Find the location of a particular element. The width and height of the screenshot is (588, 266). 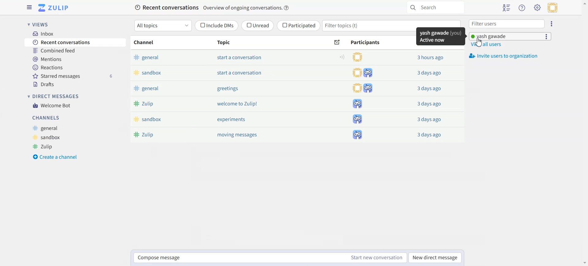

sandbox is located at coordinates (149, 73).